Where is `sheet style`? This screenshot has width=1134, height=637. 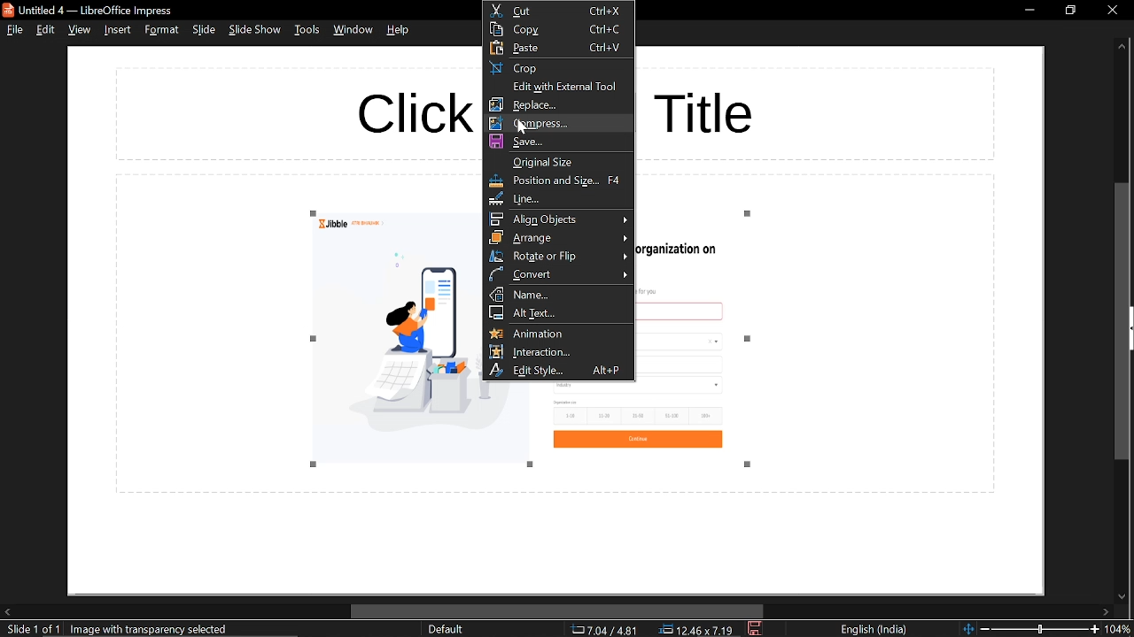
sheet style is located at coordinates (445, 630).